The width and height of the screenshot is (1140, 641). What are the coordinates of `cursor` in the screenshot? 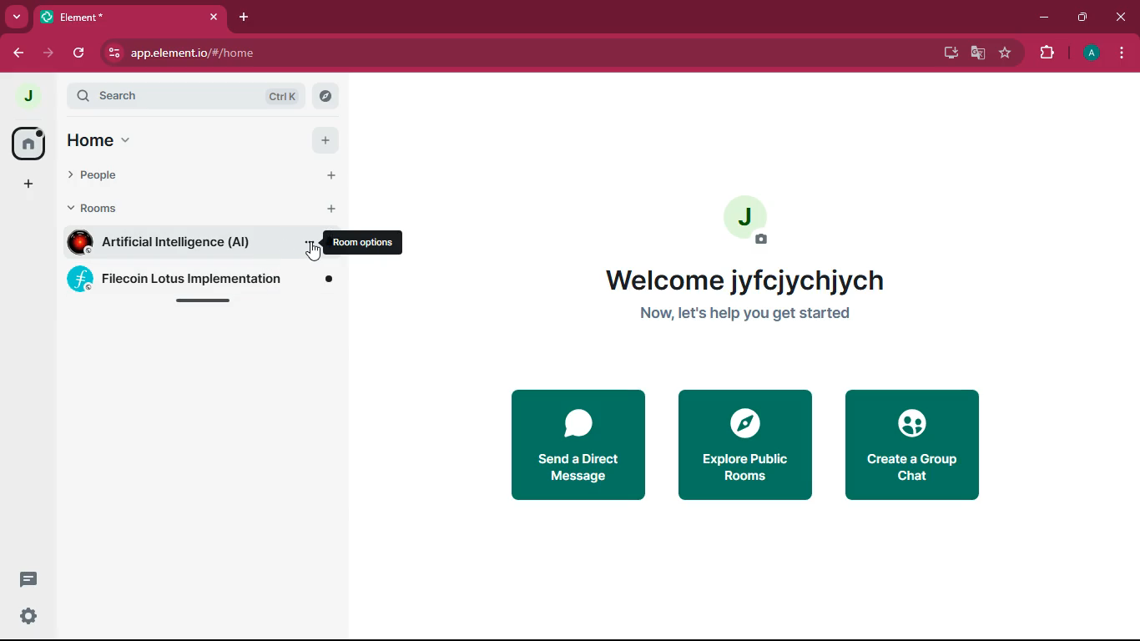 It's located at (313, 251).